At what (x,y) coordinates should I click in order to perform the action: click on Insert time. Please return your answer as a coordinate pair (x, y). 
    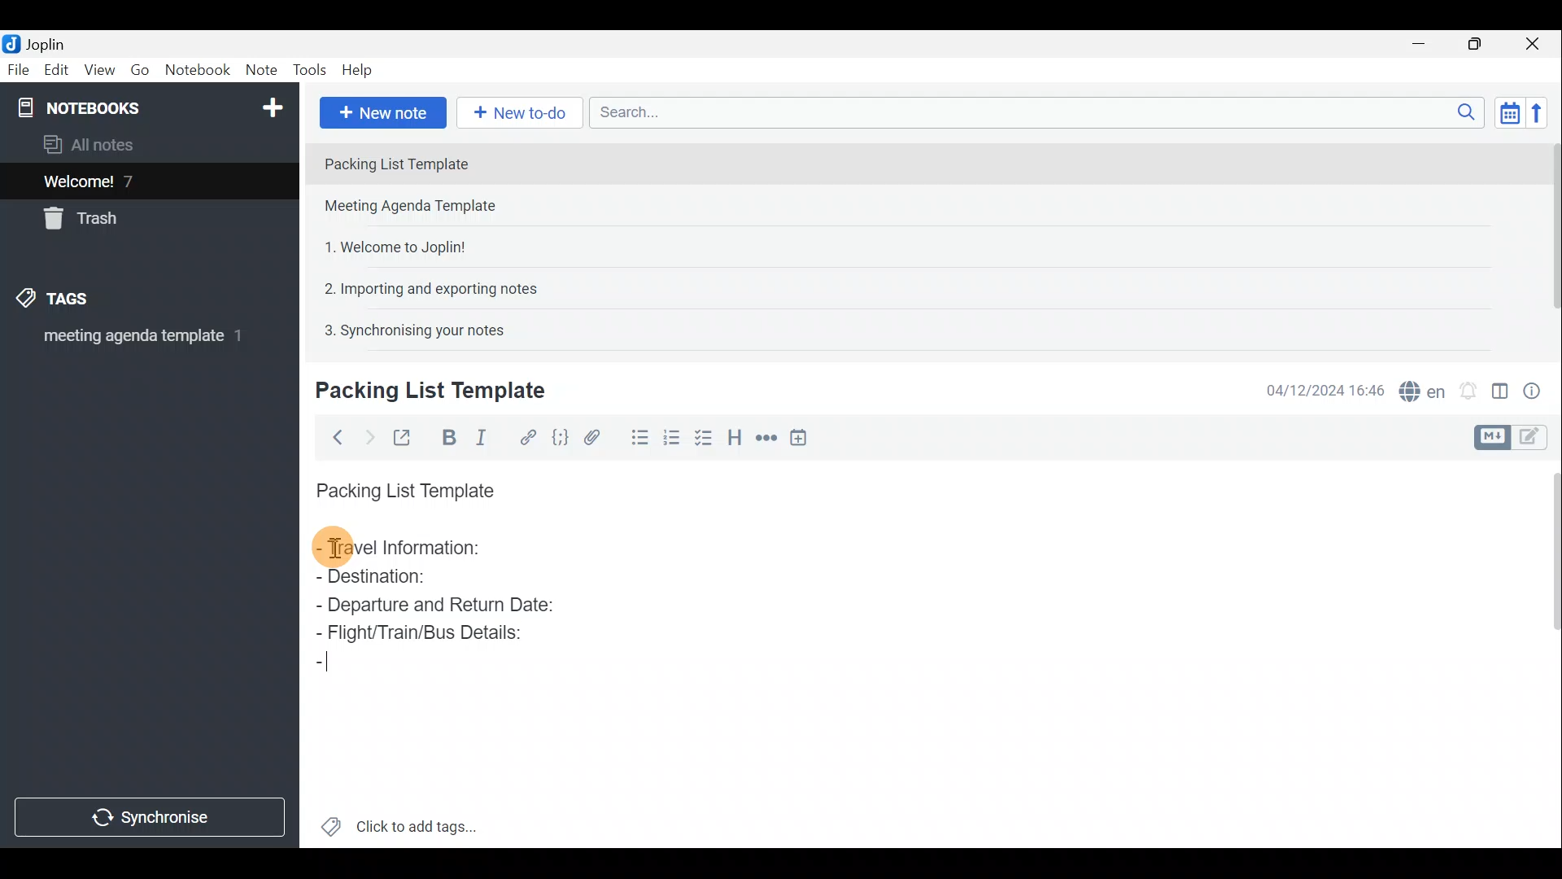
    Looking at the image, I should click on (804, 437).